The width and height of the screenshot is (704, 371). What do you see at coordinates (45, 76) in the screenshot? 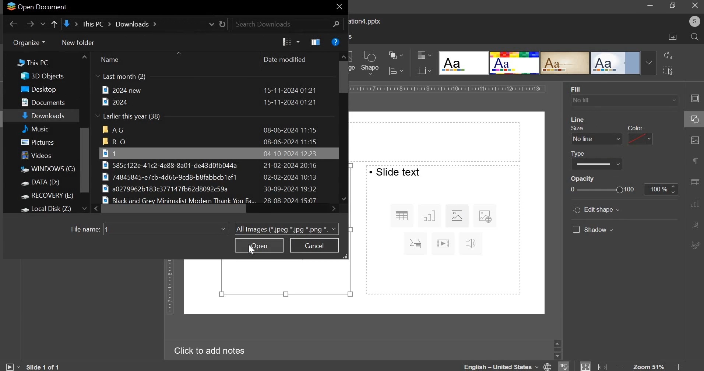
I see `3d objects` at bounding box center [45, 76].